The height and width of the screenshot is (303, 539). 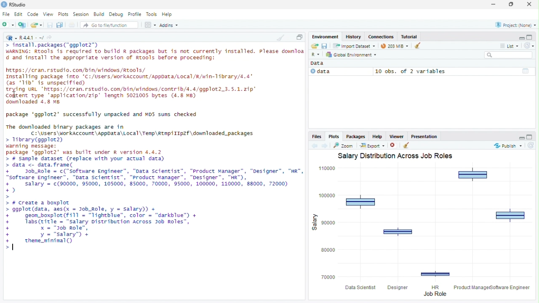 What do you see at coordinates (117, 14) in the screenshot?
I see `Debug` at bounding box center [117, 14].